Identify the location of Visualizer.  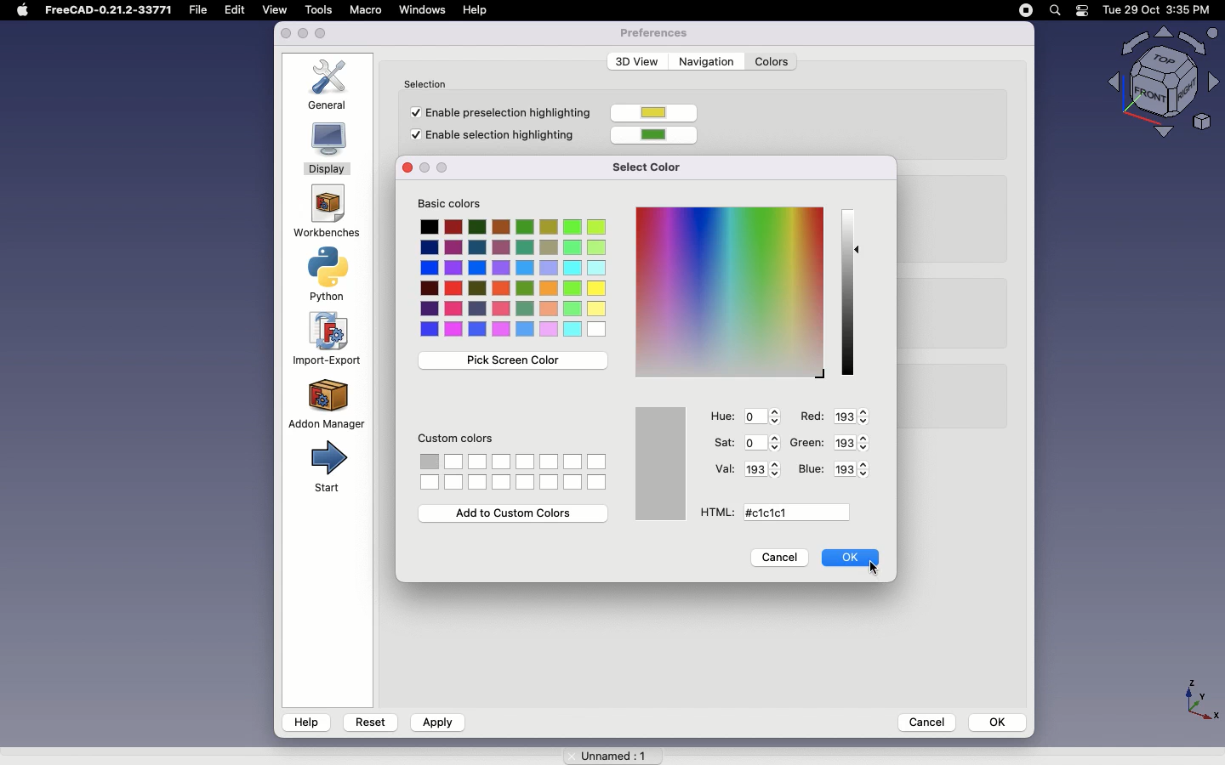
(1157, 83).